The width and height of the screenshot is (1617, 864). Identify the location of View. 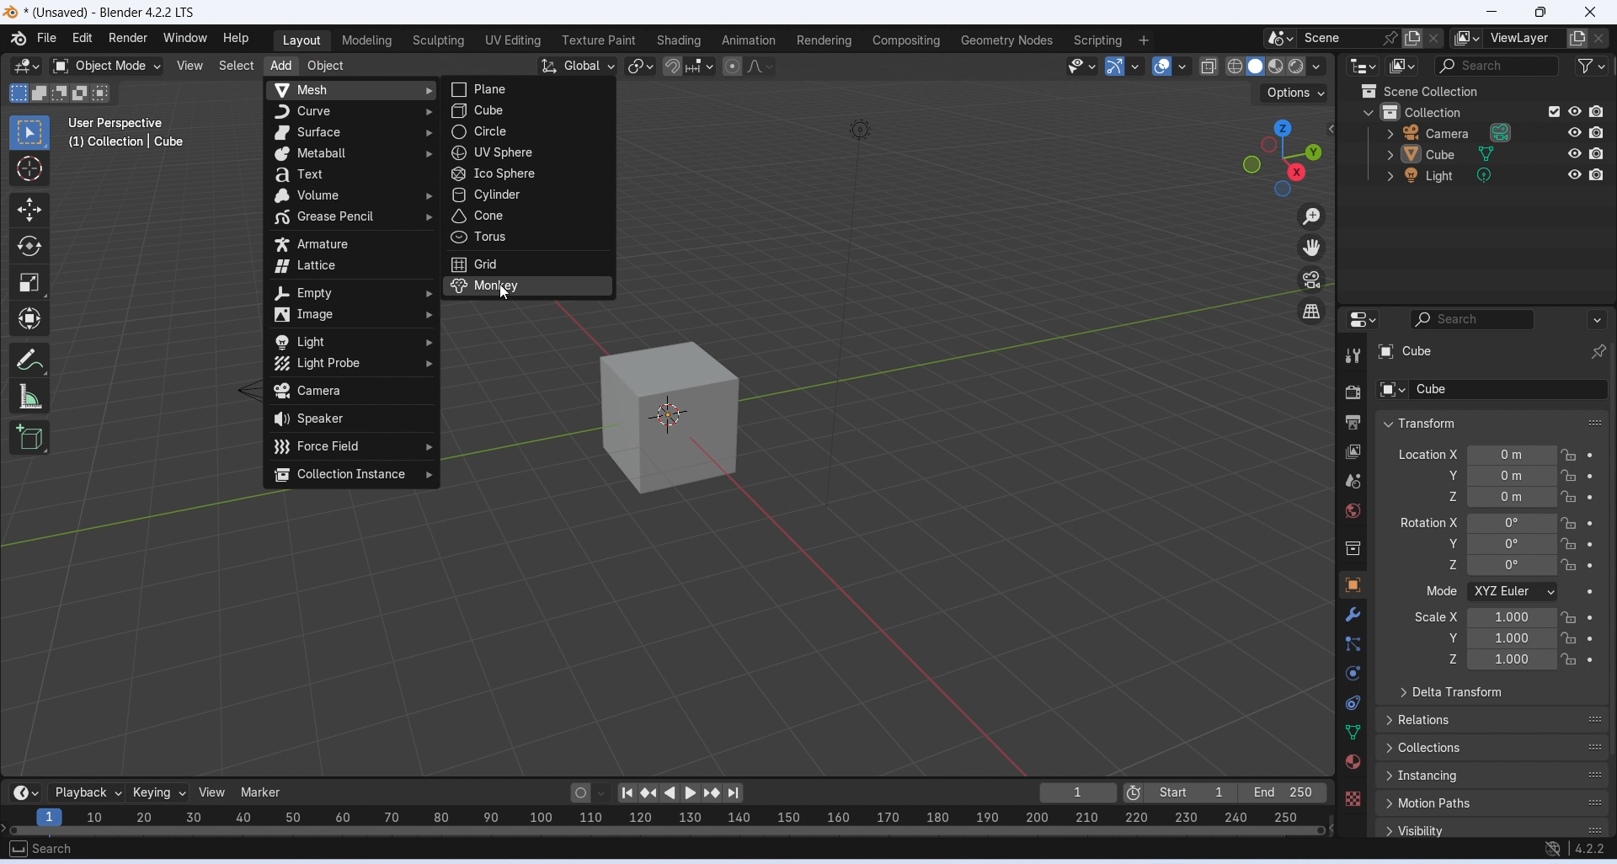
(189, 66).